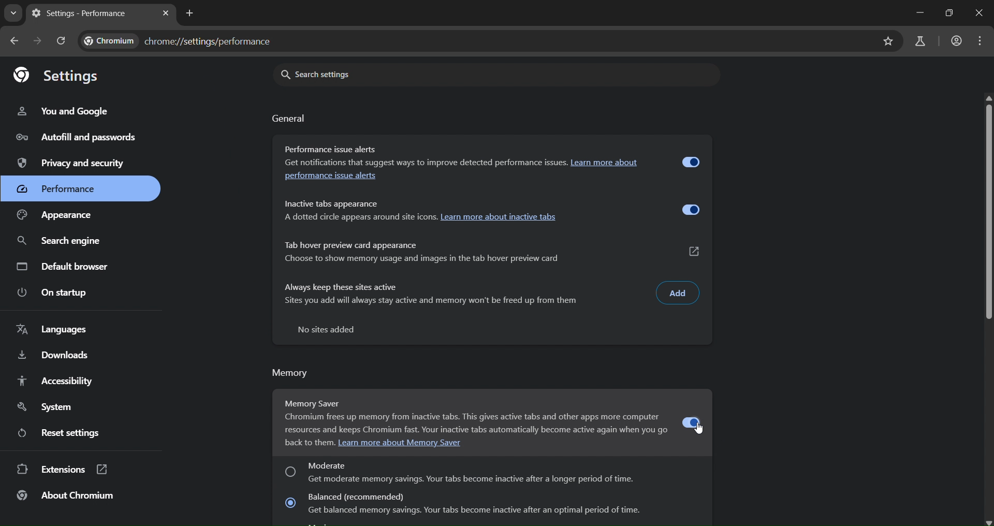  Describe the element at coordinates (70, 215) in the screenshot. I see `Appearance` at that location.